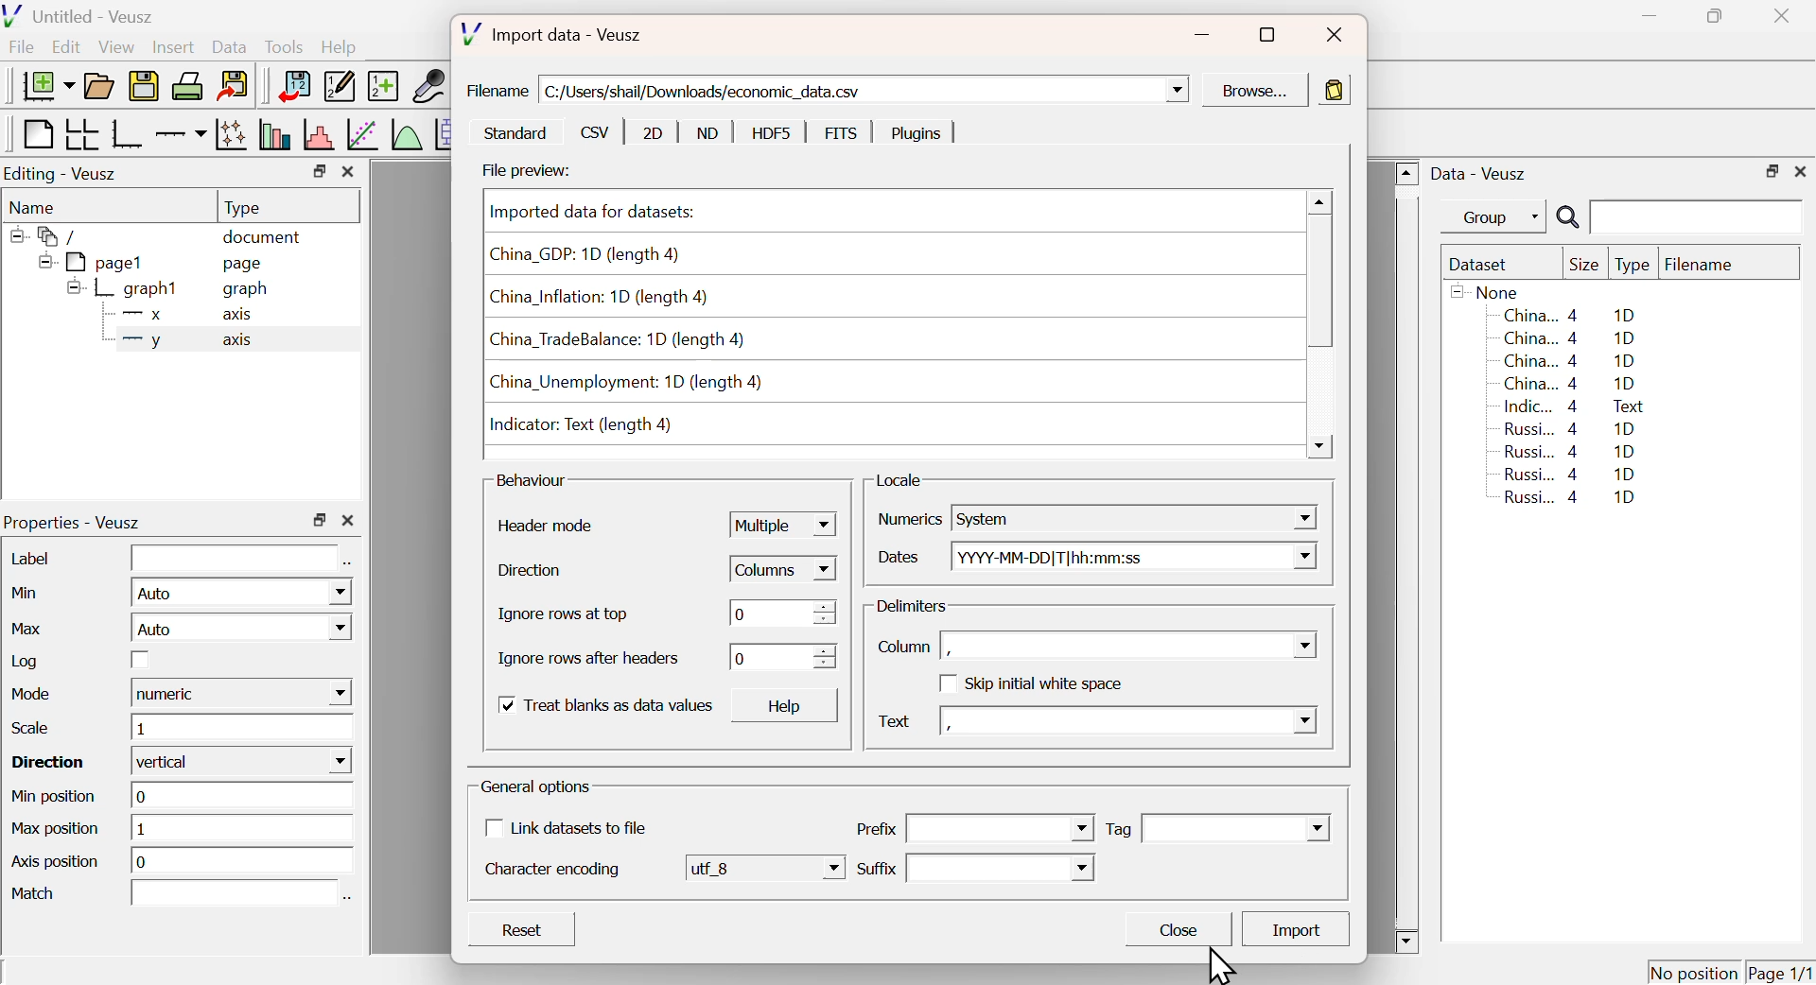 Image resolution: width=1816 pixels, height=985 pixels. Describe the element at coordinates (337, 87) in the screenshot. I see `Edit or add new data sets` at that location.